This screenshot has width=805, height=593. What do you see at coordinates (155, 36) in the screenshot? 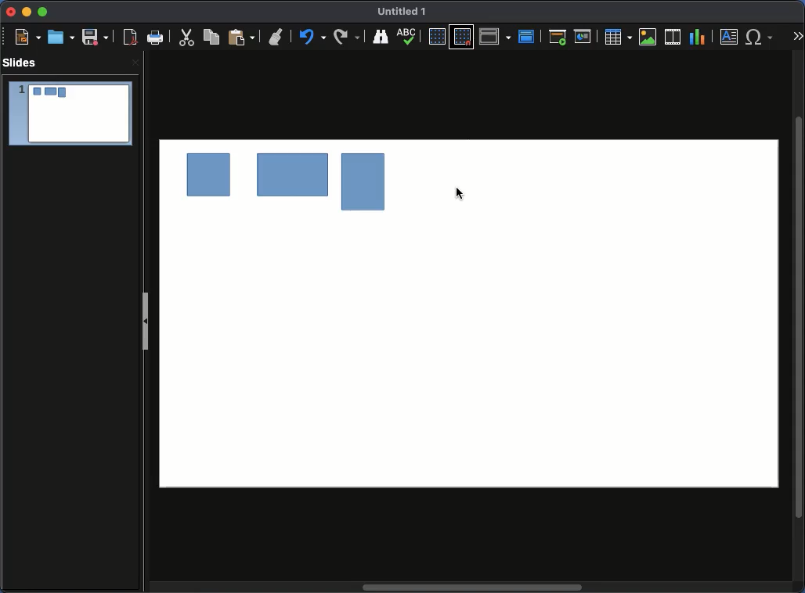
I see `Print` at bounding box center [155, 36].